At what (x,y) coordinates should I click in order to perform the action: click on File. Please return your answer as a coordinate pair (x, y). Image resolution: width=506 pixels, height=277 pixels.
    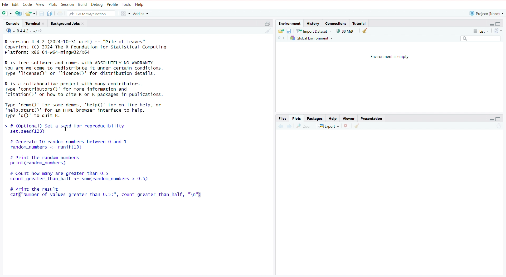
    Looking at the image, I should click on (5, 4).